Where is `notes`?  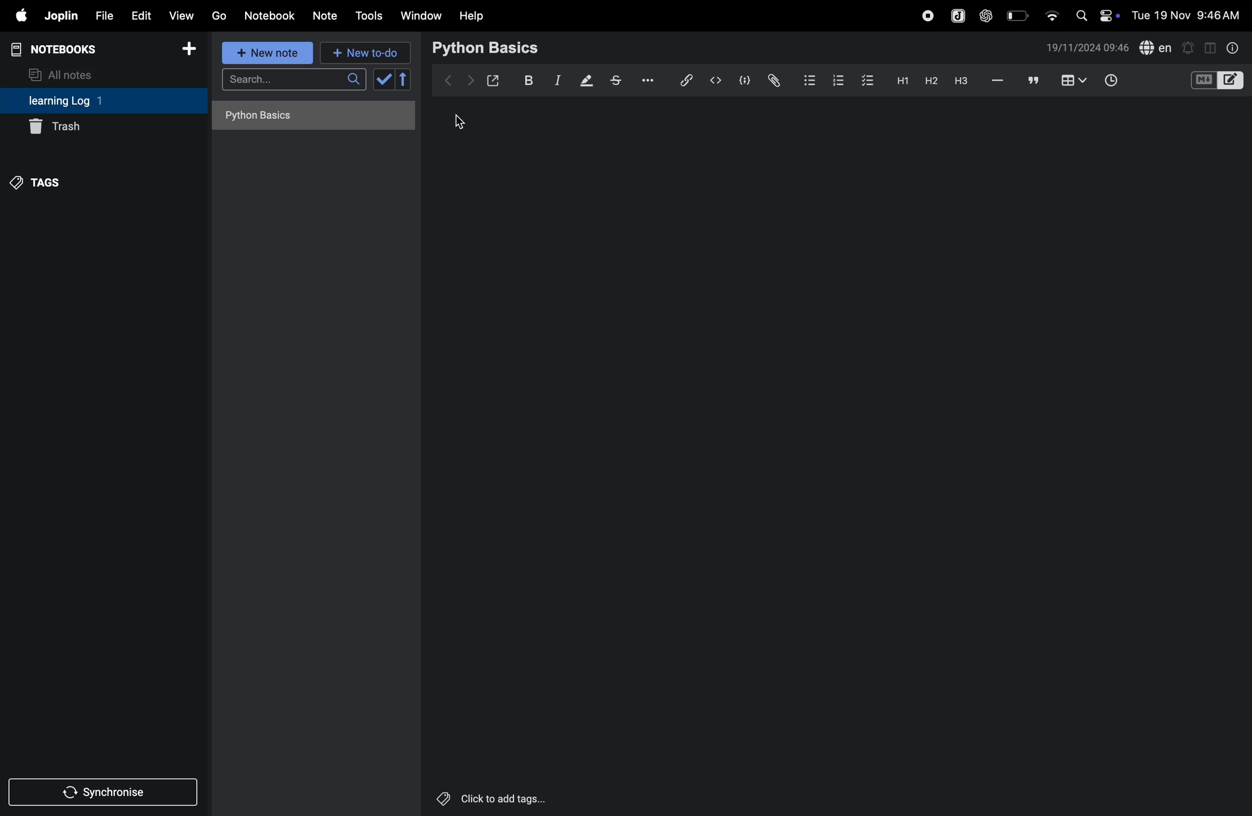 notes is located at coordinates (326, 16).